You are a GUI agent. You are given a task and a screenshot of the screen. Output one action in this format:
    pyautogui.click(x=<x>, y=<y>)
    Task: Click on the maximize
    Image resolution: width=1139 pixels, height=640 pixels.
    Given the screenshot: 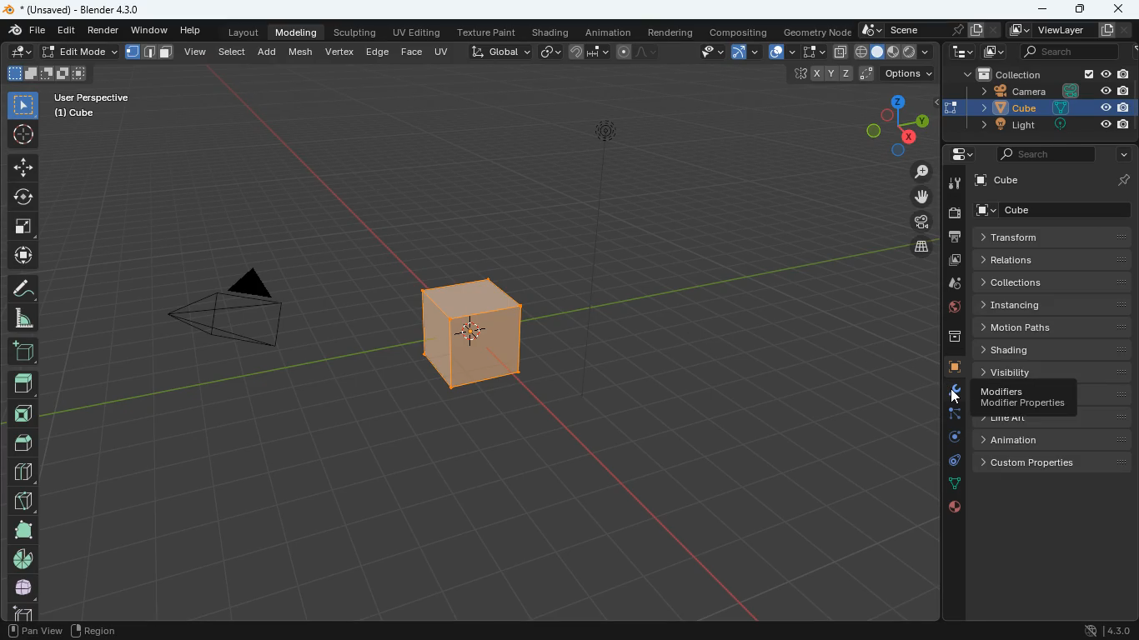 What is the action you would take?
    pyautogui.click(x=1082, y=9)
    